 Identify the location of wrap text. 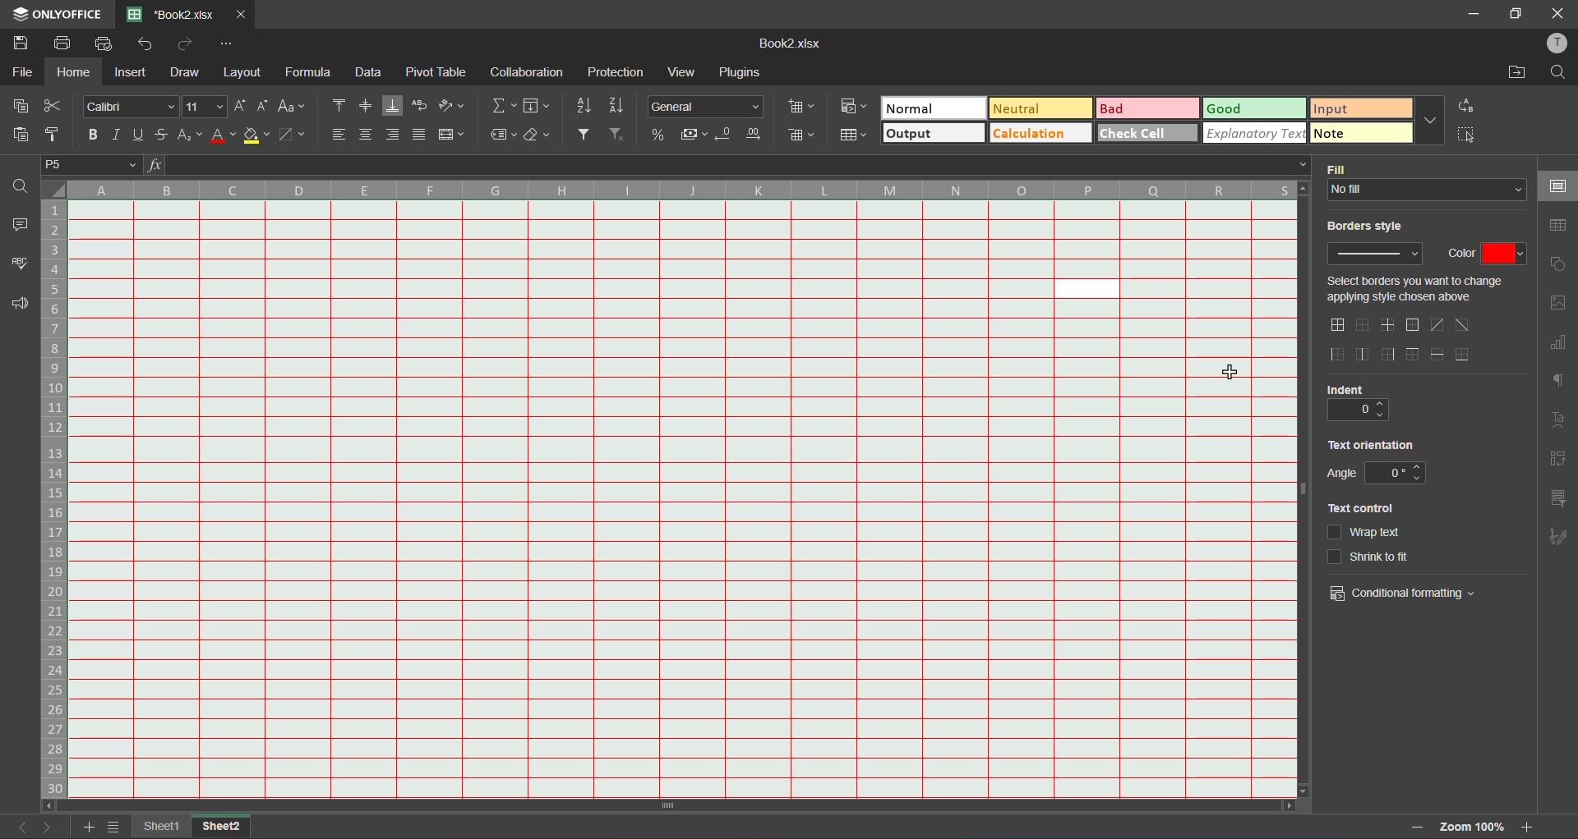
(1365, 532).